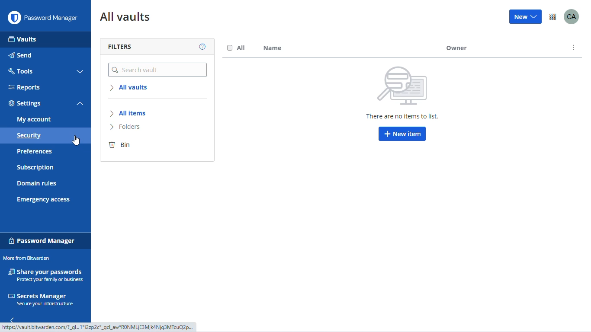 Image resolution: width=591 pixels, height=332 pixels. What do you see at coordinates (47, 275) in the screenshot?
I see `share your passwords` at bounding box center [47, 275].